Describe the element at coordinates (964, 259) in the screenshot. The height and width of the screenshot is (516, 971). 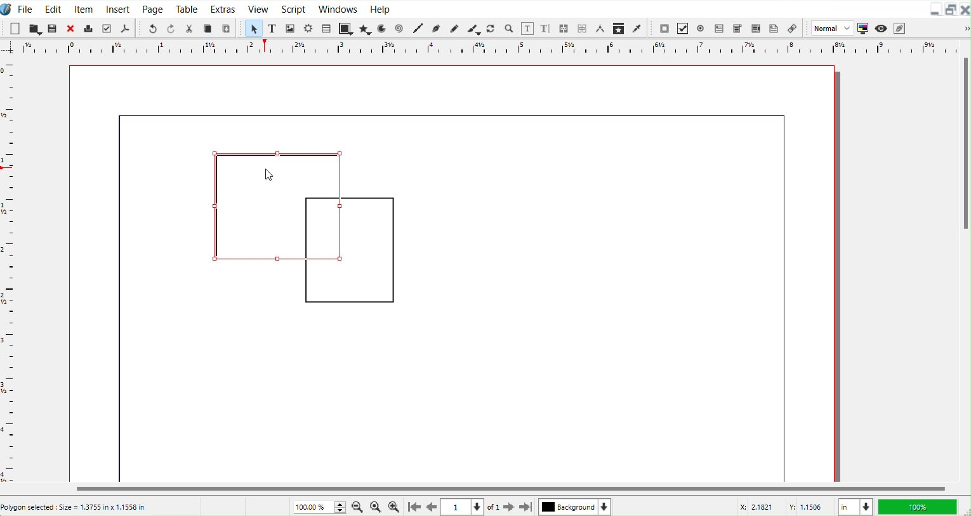
I see `Vertical Scroll Bar` at that location.